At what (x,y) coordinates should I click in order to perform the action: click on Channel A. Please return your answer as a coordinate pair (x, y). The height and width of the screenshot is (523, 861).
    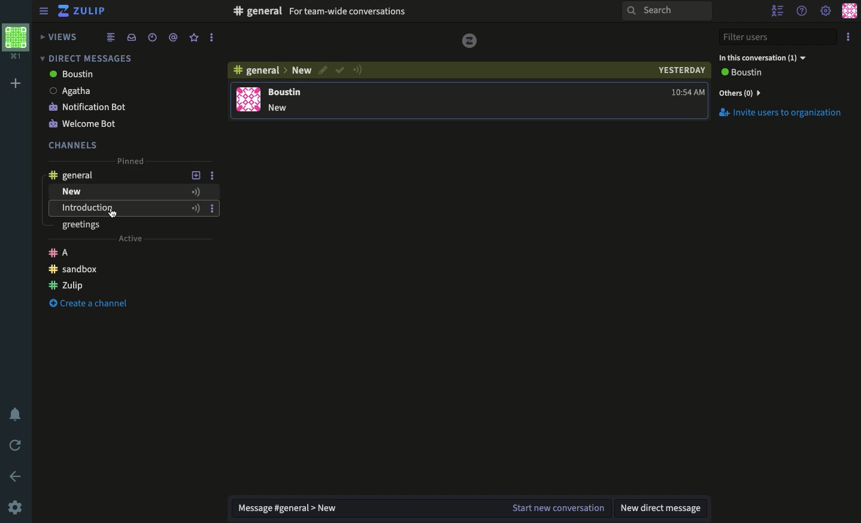
    Looking at the image, I should click on (126, 254).